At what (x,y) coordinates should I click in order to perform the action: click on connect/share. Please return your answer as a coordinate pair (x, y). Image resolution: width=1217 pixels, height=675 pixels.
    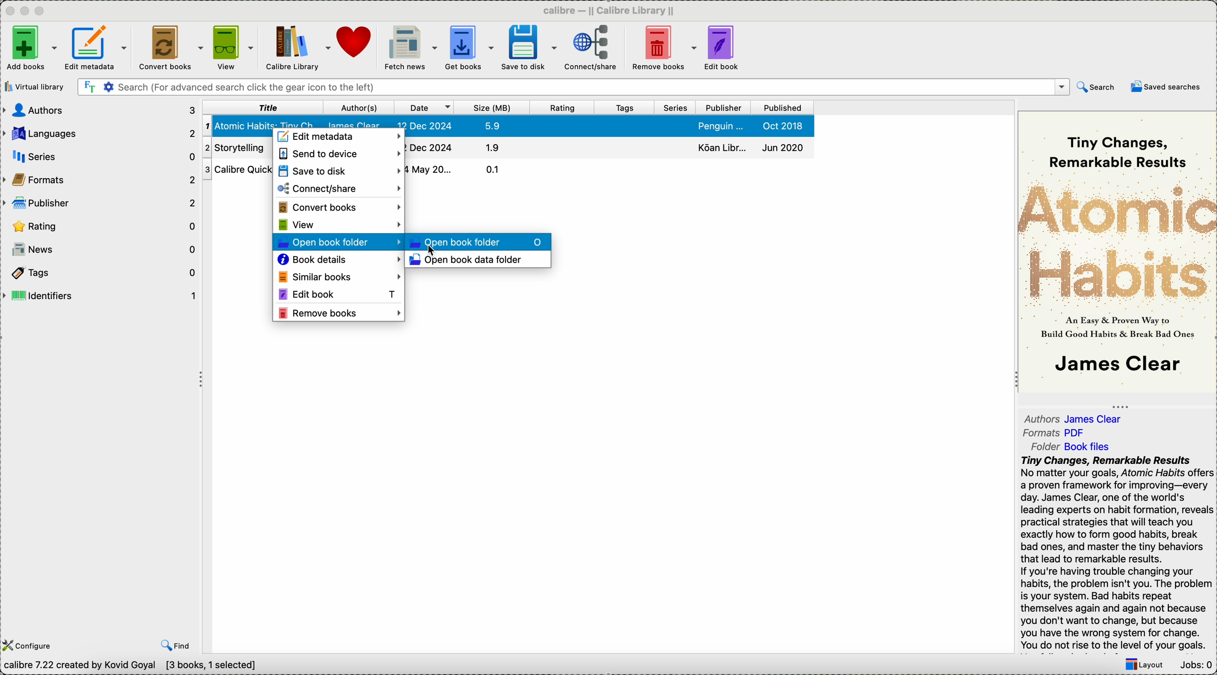
    Looking at the image, I should click on (339, 188).